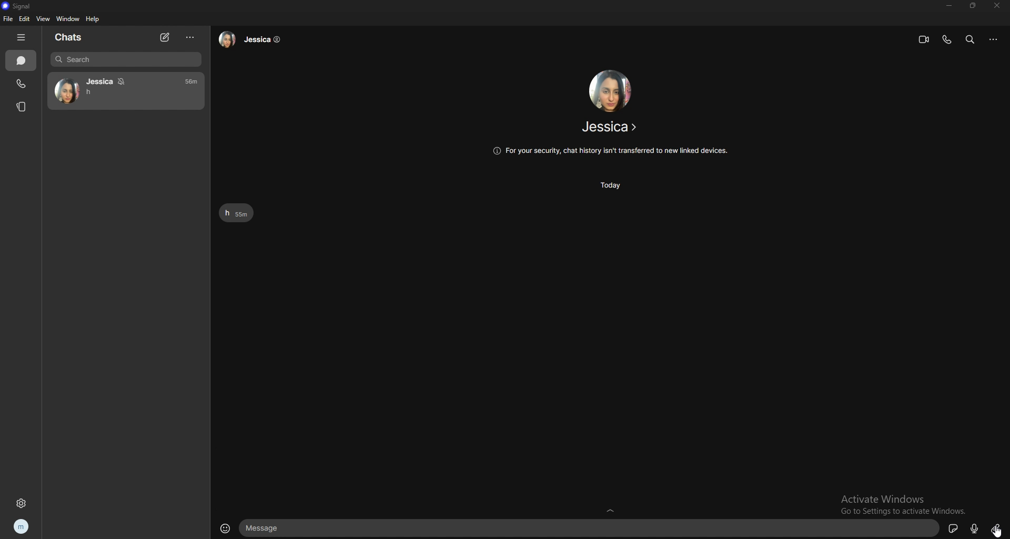 The image size is (1010, 539). What do you see at coordinates (22, 60) in the screenshot?
I see `chats` at bounding box center [22, 60].